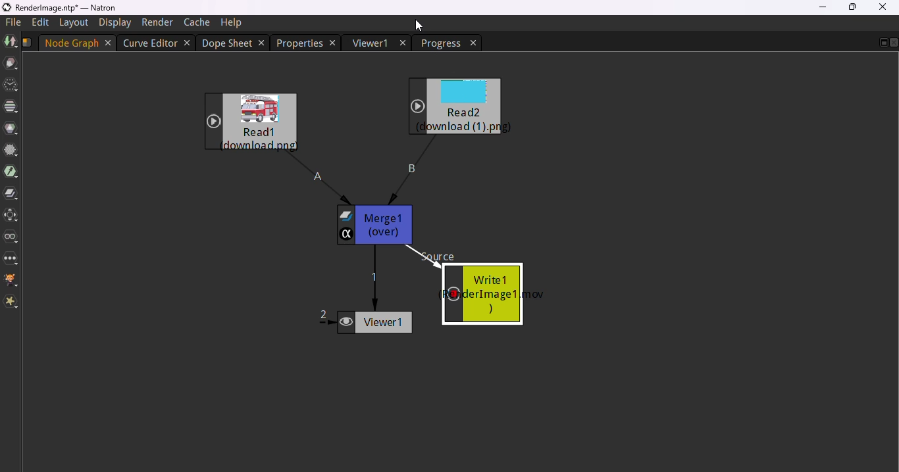  Describe the element at coordinates (6, 7) in the screenshot. I see `logo` at that location.